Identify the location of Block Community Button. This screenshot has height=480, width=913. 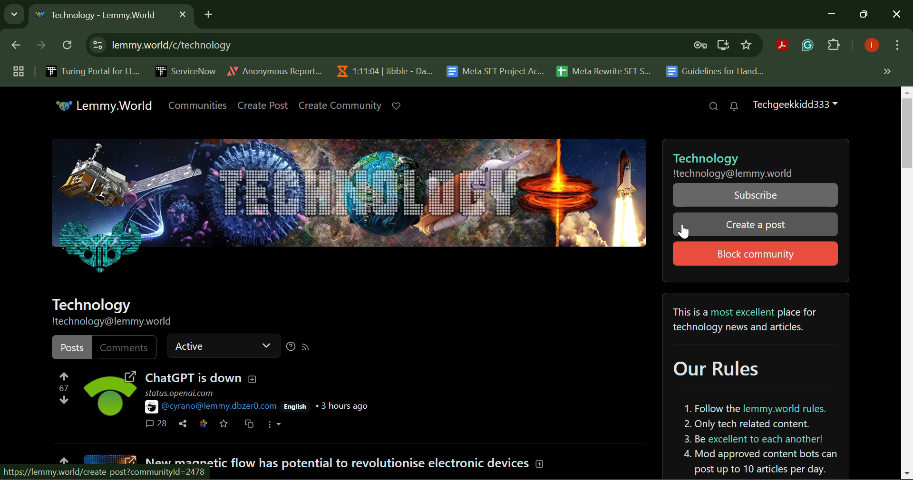
(753, 253).